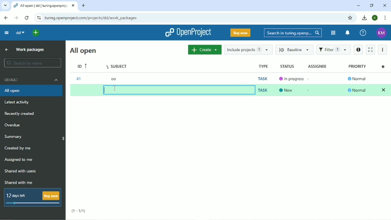  What do you see at coordinates (371, 50) in the screenshot?
I see `Activate zen mode` at bounding box center [371, 50].